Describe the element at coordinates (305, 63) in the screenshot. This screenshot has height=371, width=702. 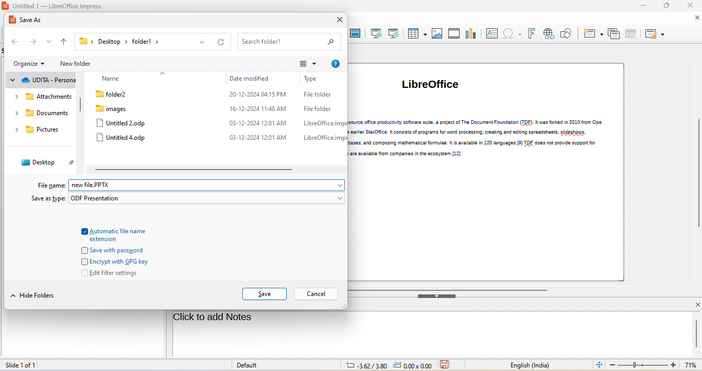
I see `change your view` at that location.